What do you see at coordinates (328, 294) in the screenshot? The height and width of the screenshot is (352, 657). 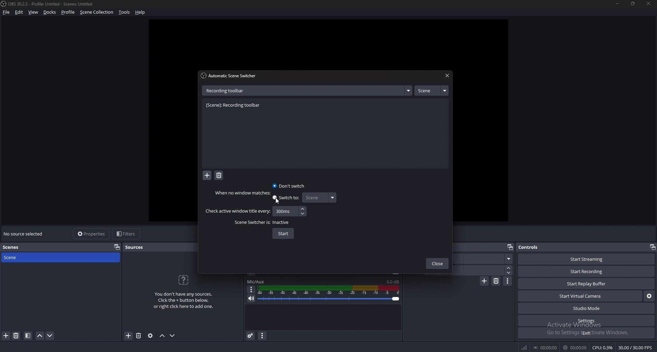 I see `volume adjust` at bounding box center [328, 294].